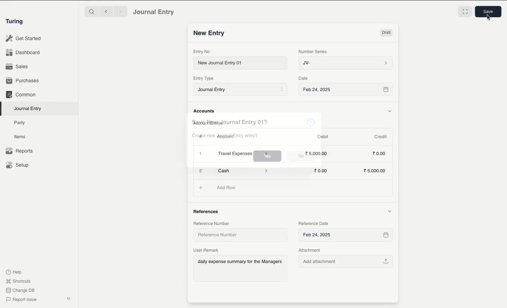 This screenshot has height=308, width=507. I want to click on Debit, so click(323, 137).